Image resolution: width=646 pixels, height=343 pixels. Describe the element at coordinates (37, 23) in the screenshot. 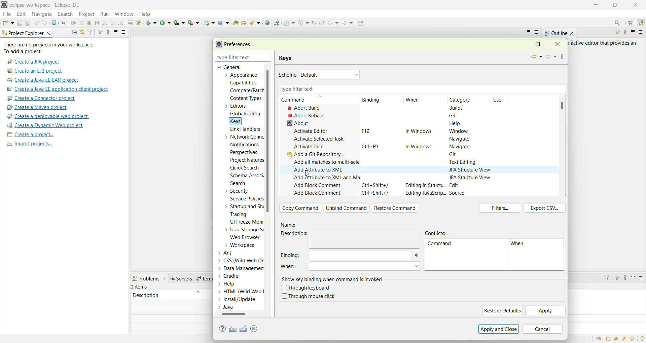

I see `undo` at that location.